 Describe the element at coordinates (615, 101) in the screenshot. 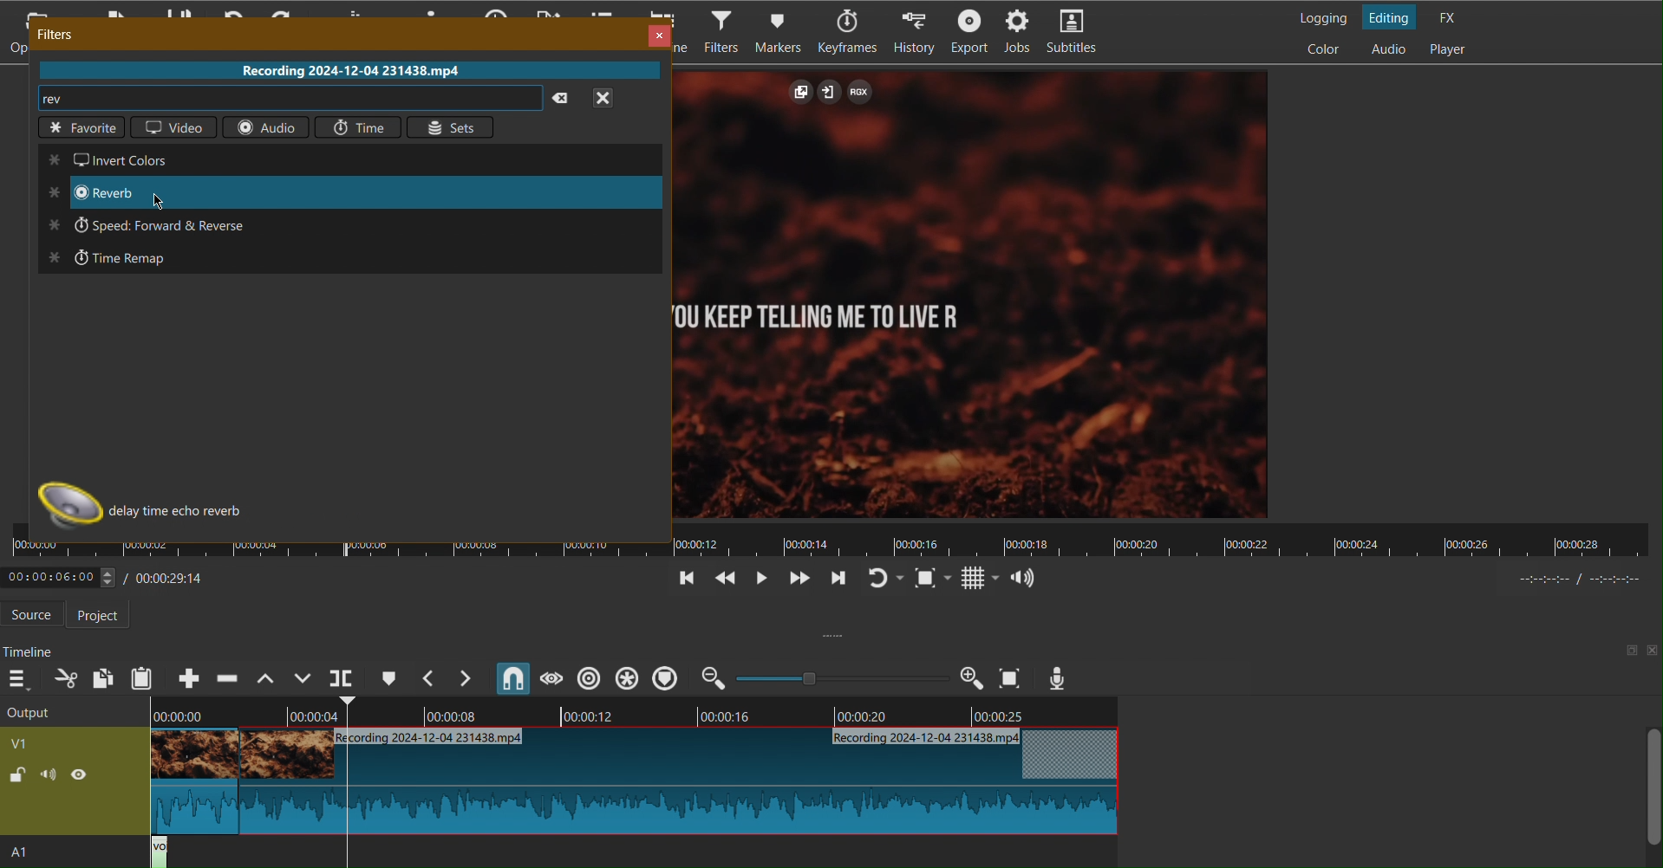

I see `close` at that location.